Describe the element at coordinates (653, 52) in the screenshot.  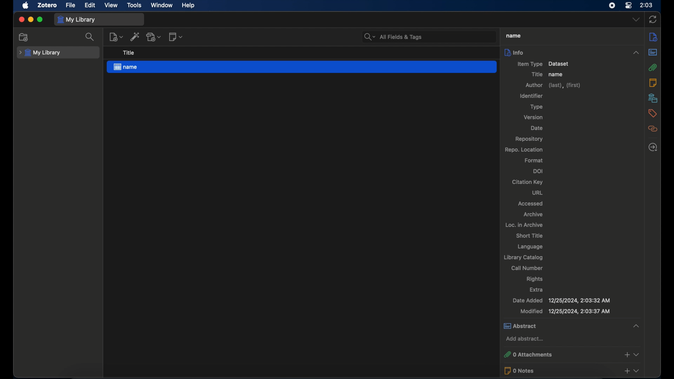
I see `abstract` at that location.